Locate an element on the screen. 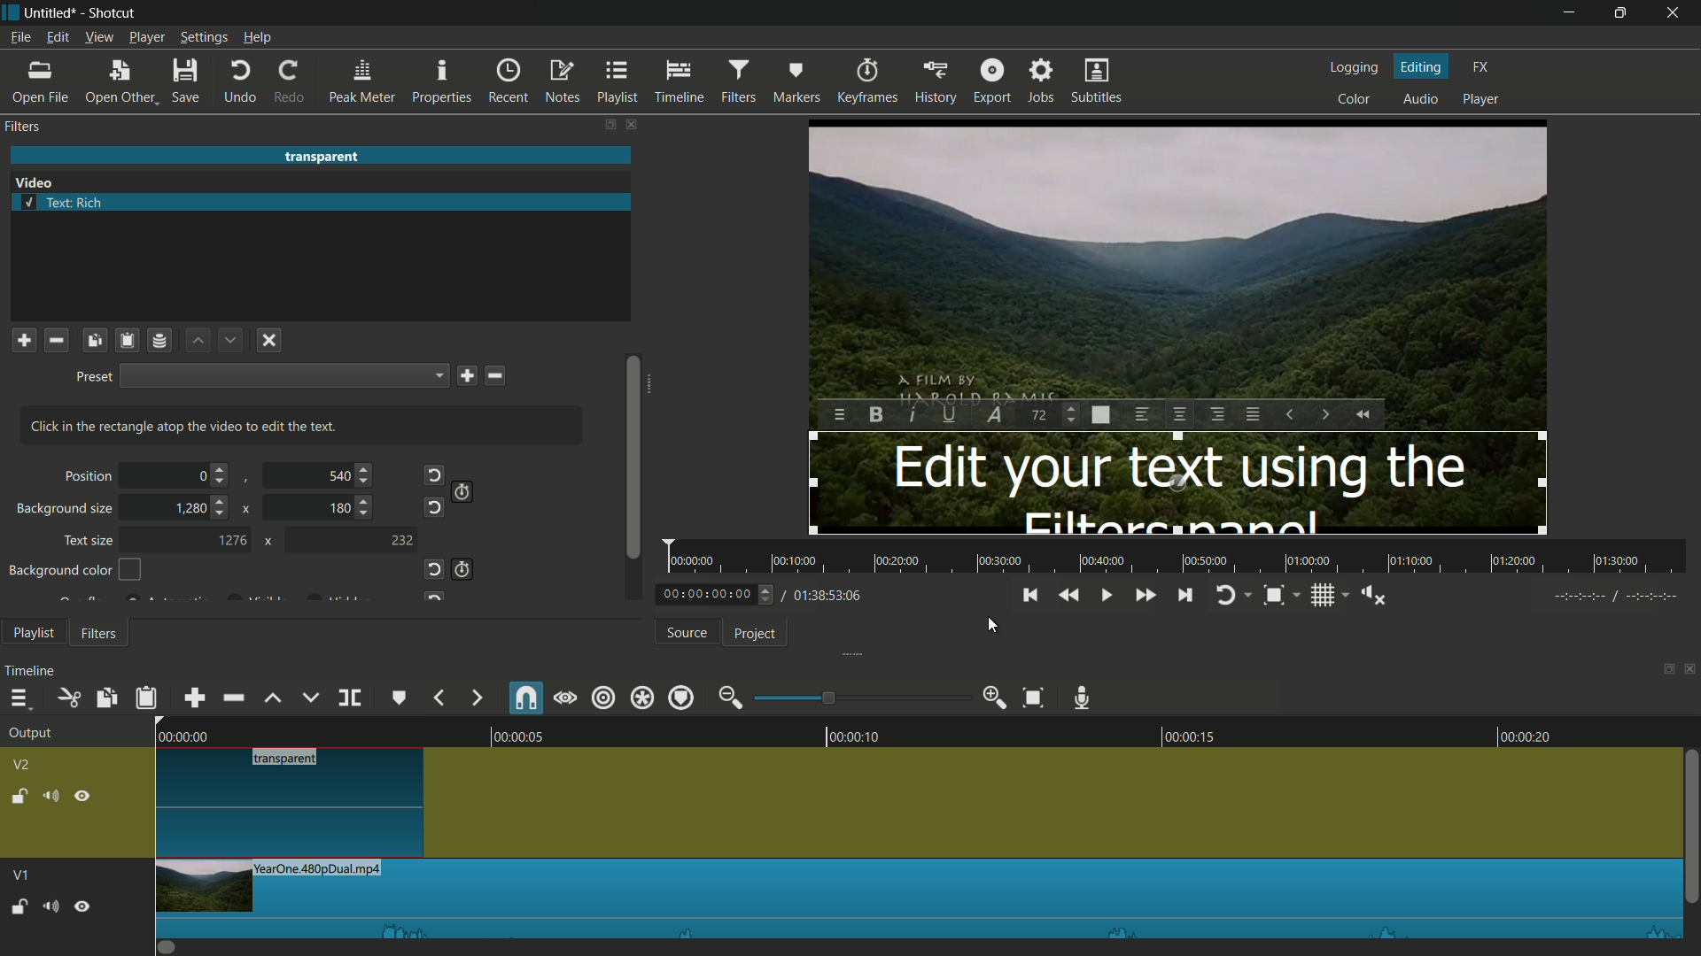  size is located at coordinates (1039, 415).